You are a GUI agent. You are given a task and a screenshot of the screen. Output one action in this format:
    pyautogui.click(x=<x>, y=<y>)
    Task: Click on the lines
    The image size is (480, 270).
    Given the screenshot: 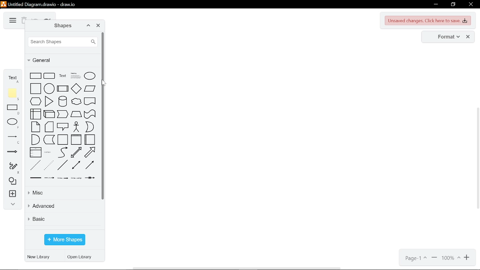 What is the action you would take?
    pyautogui.click(x=12, y=139)
    